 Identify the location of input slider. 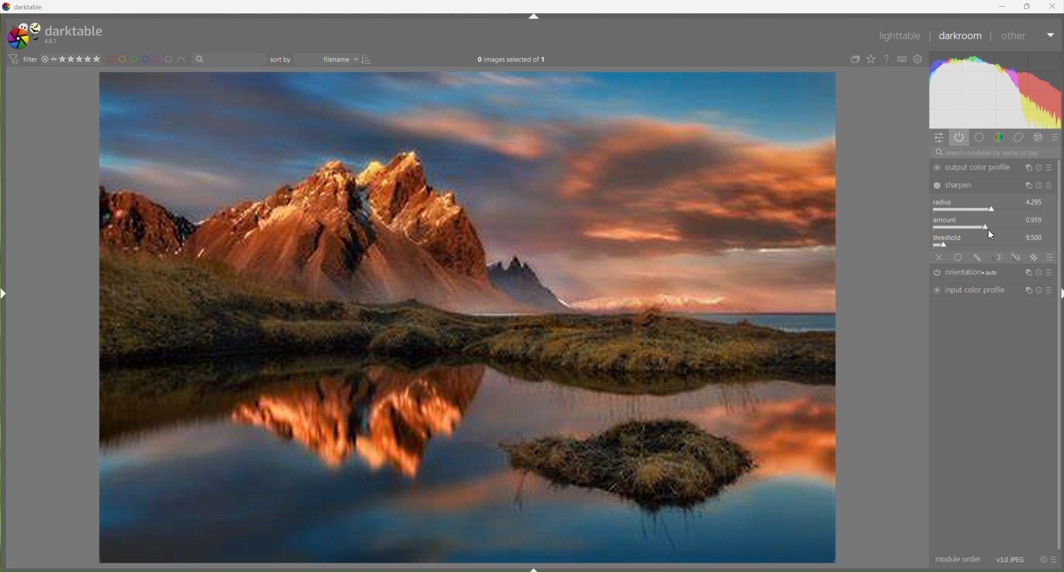
(991, 245).